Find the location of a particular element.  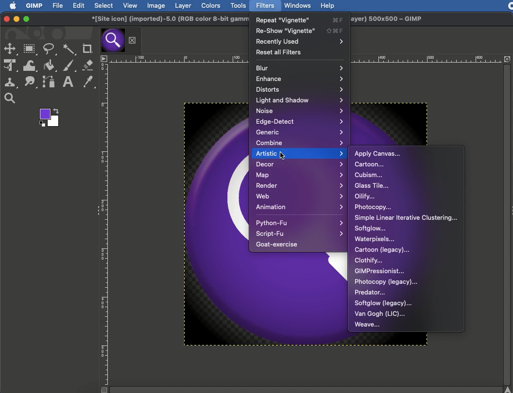

cursor is located at coordinates (283, 155).